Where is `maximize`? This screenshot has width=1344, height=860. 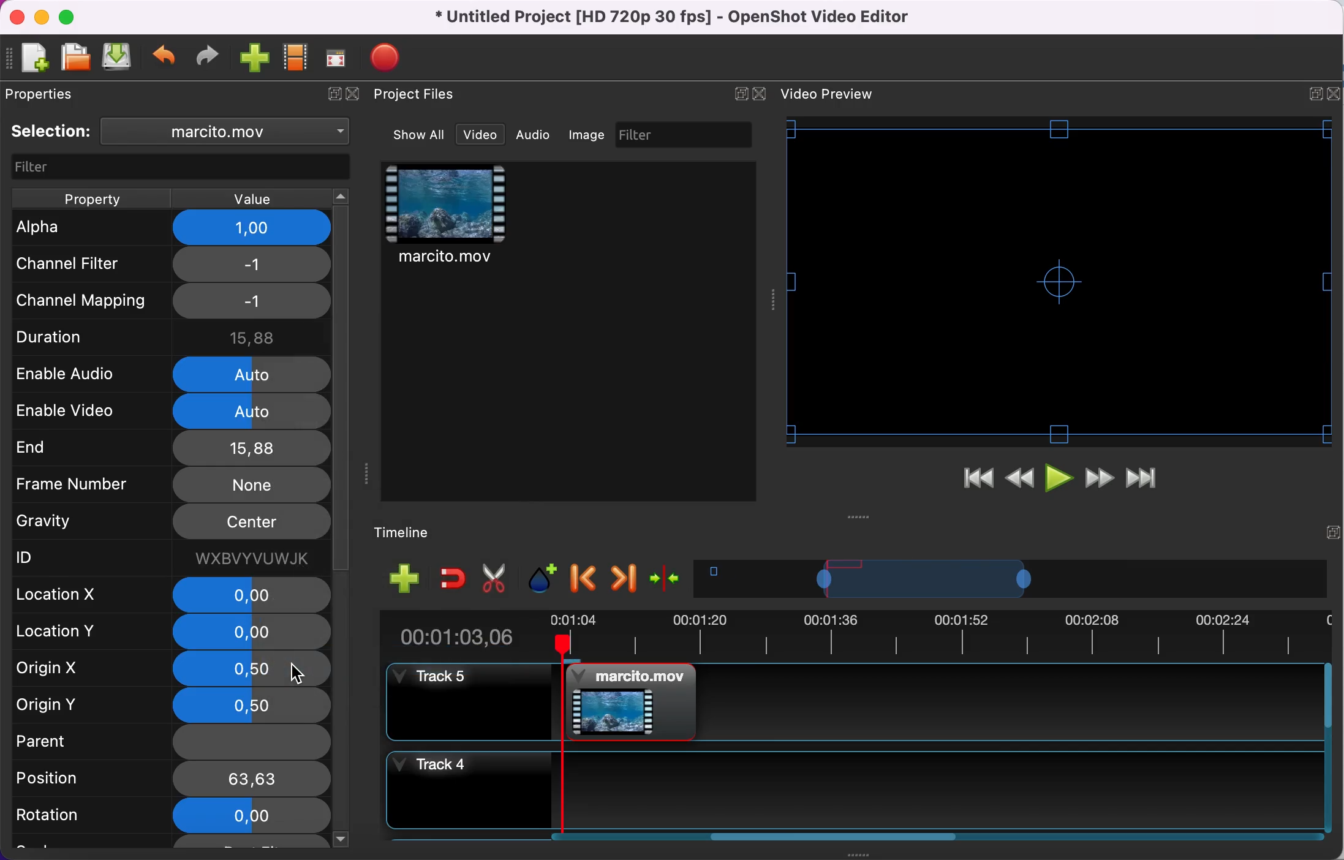 maximize is located at coordinates (70, 17).